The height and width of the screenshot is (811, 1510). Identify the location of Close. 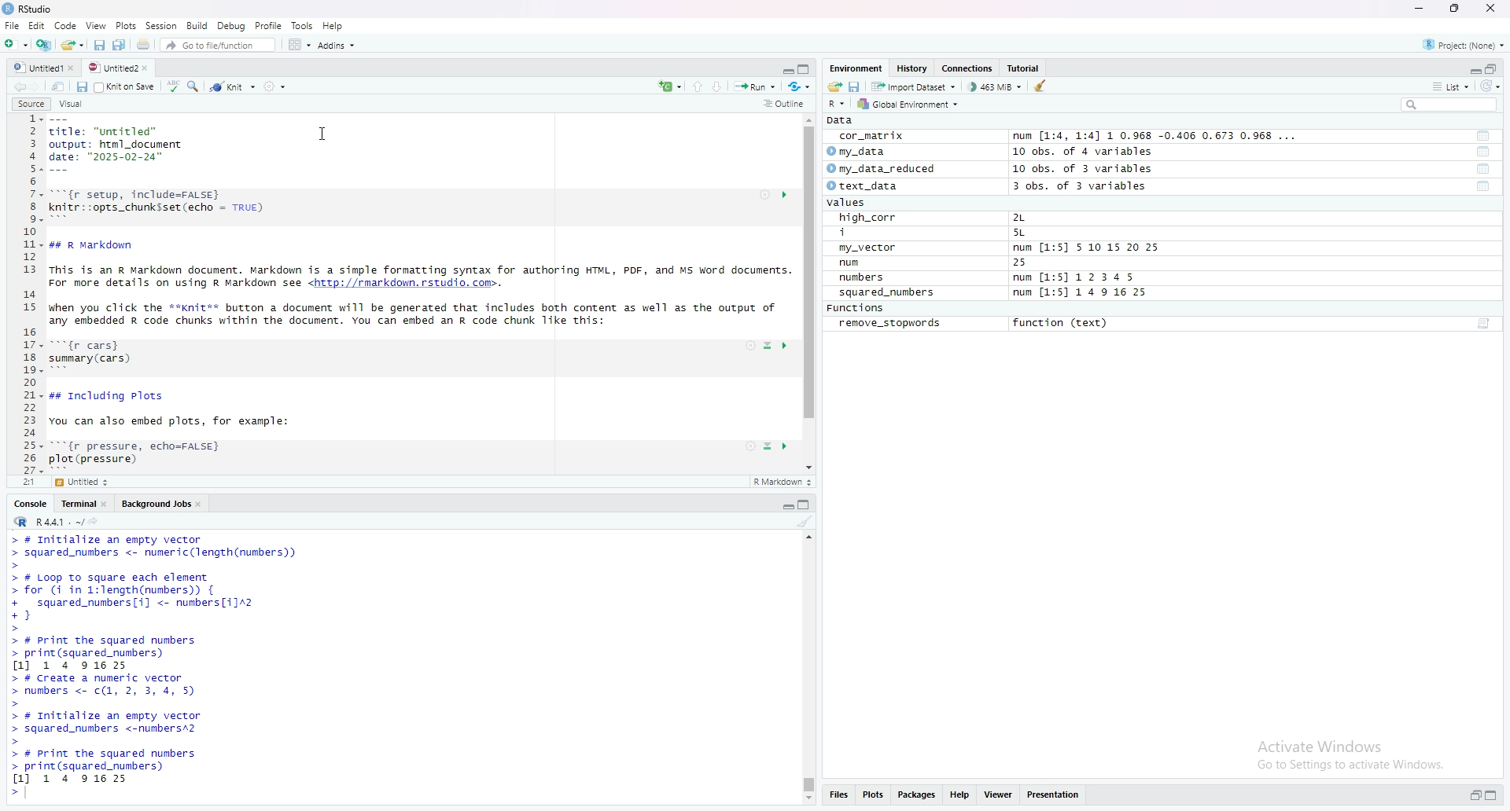
(76, 66).